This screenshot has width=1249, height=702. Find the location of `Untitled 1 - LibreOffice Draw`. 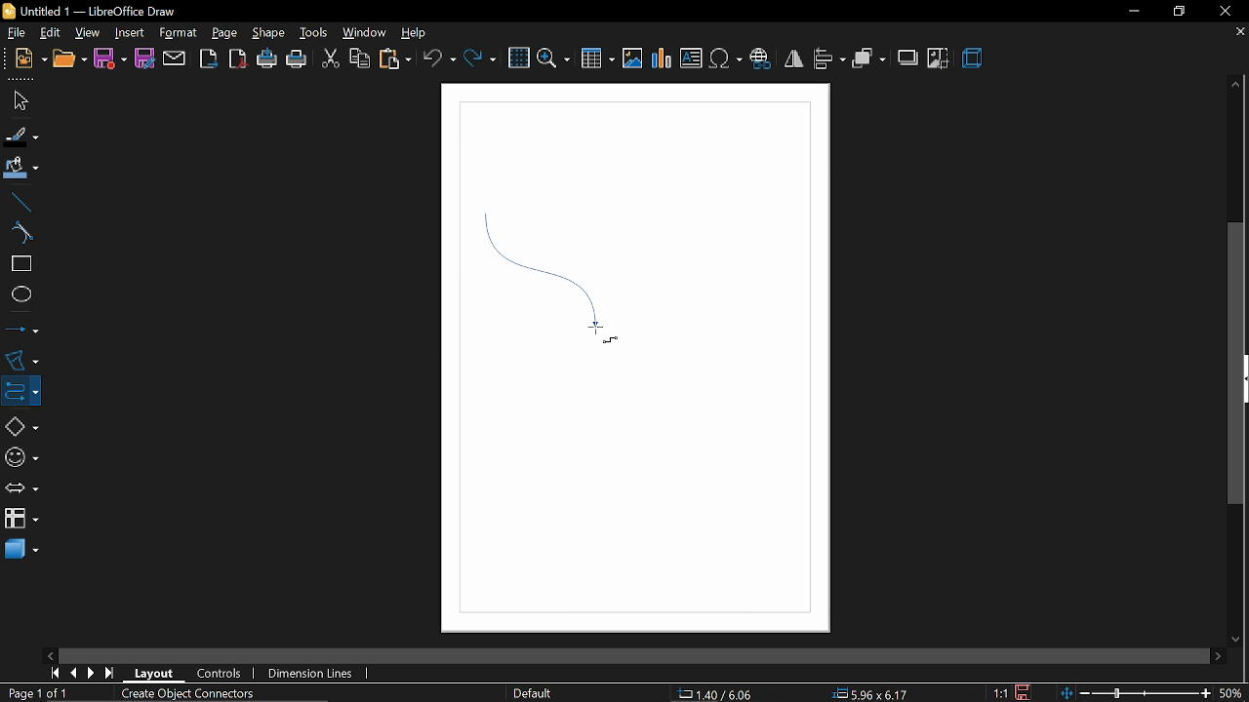

Untitled 1 - LibreOffice Draw is located at coordinates (91, 11).